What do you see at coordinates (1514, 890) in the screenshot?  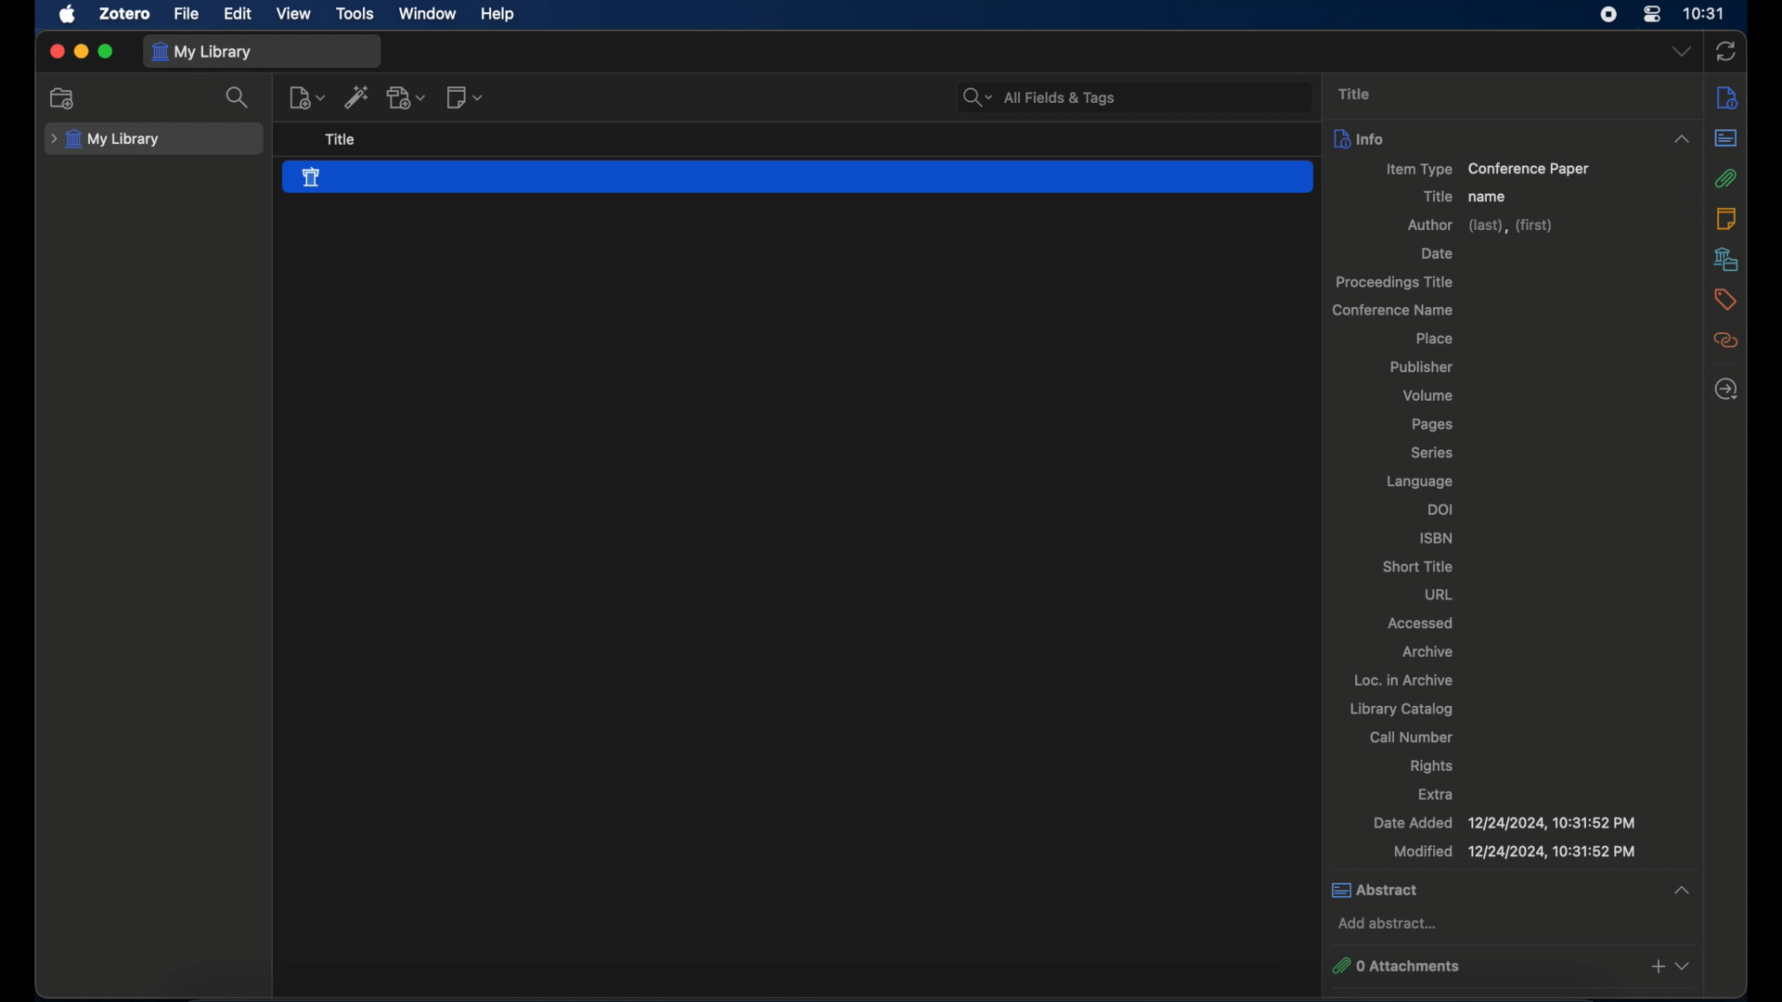 I see `abstract` at bounding box center [1514, 890].